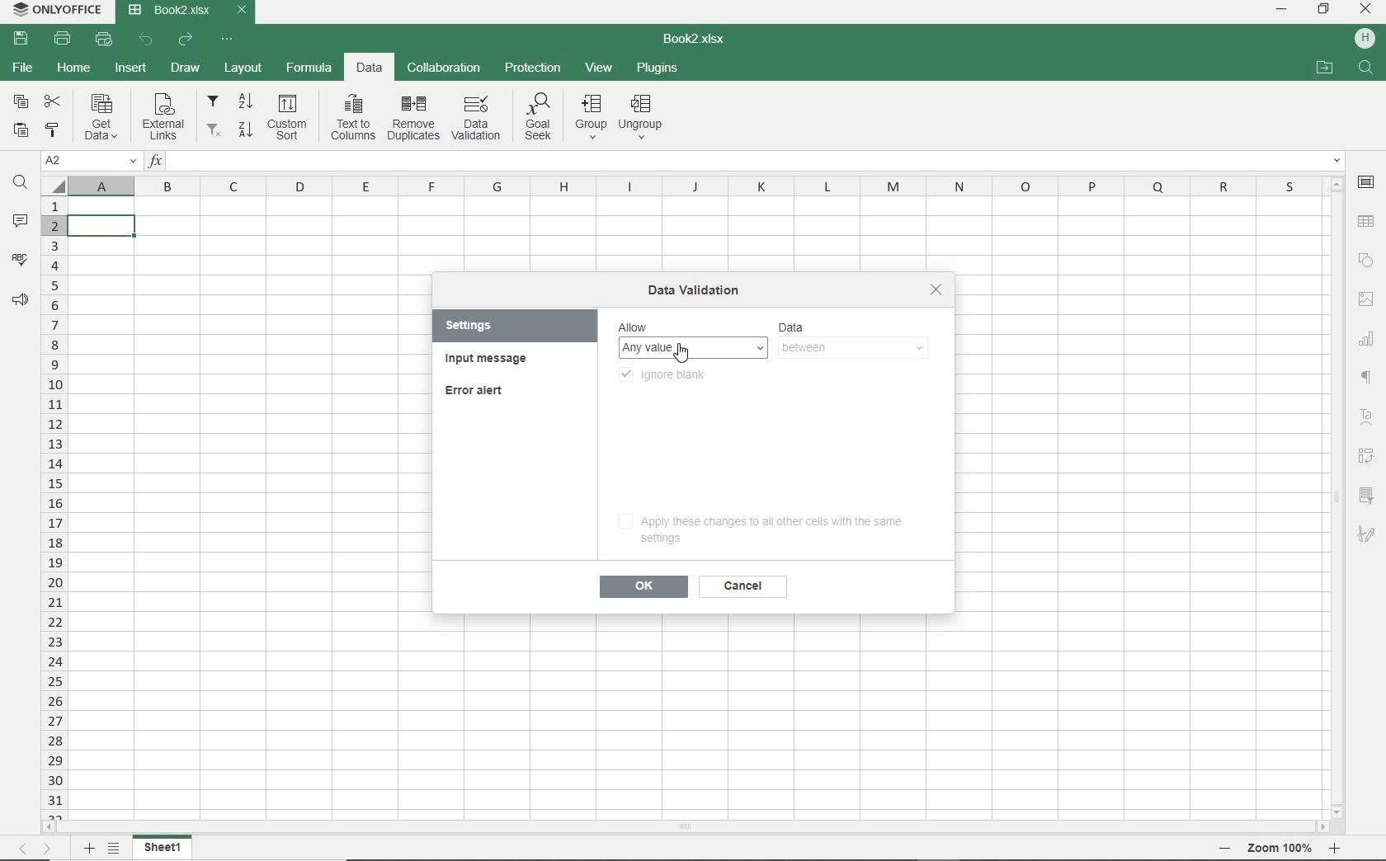 Image resolution: width=1386 pixels, height=861 pixels. I want to click on SELECTED cell, so click(103, 225).